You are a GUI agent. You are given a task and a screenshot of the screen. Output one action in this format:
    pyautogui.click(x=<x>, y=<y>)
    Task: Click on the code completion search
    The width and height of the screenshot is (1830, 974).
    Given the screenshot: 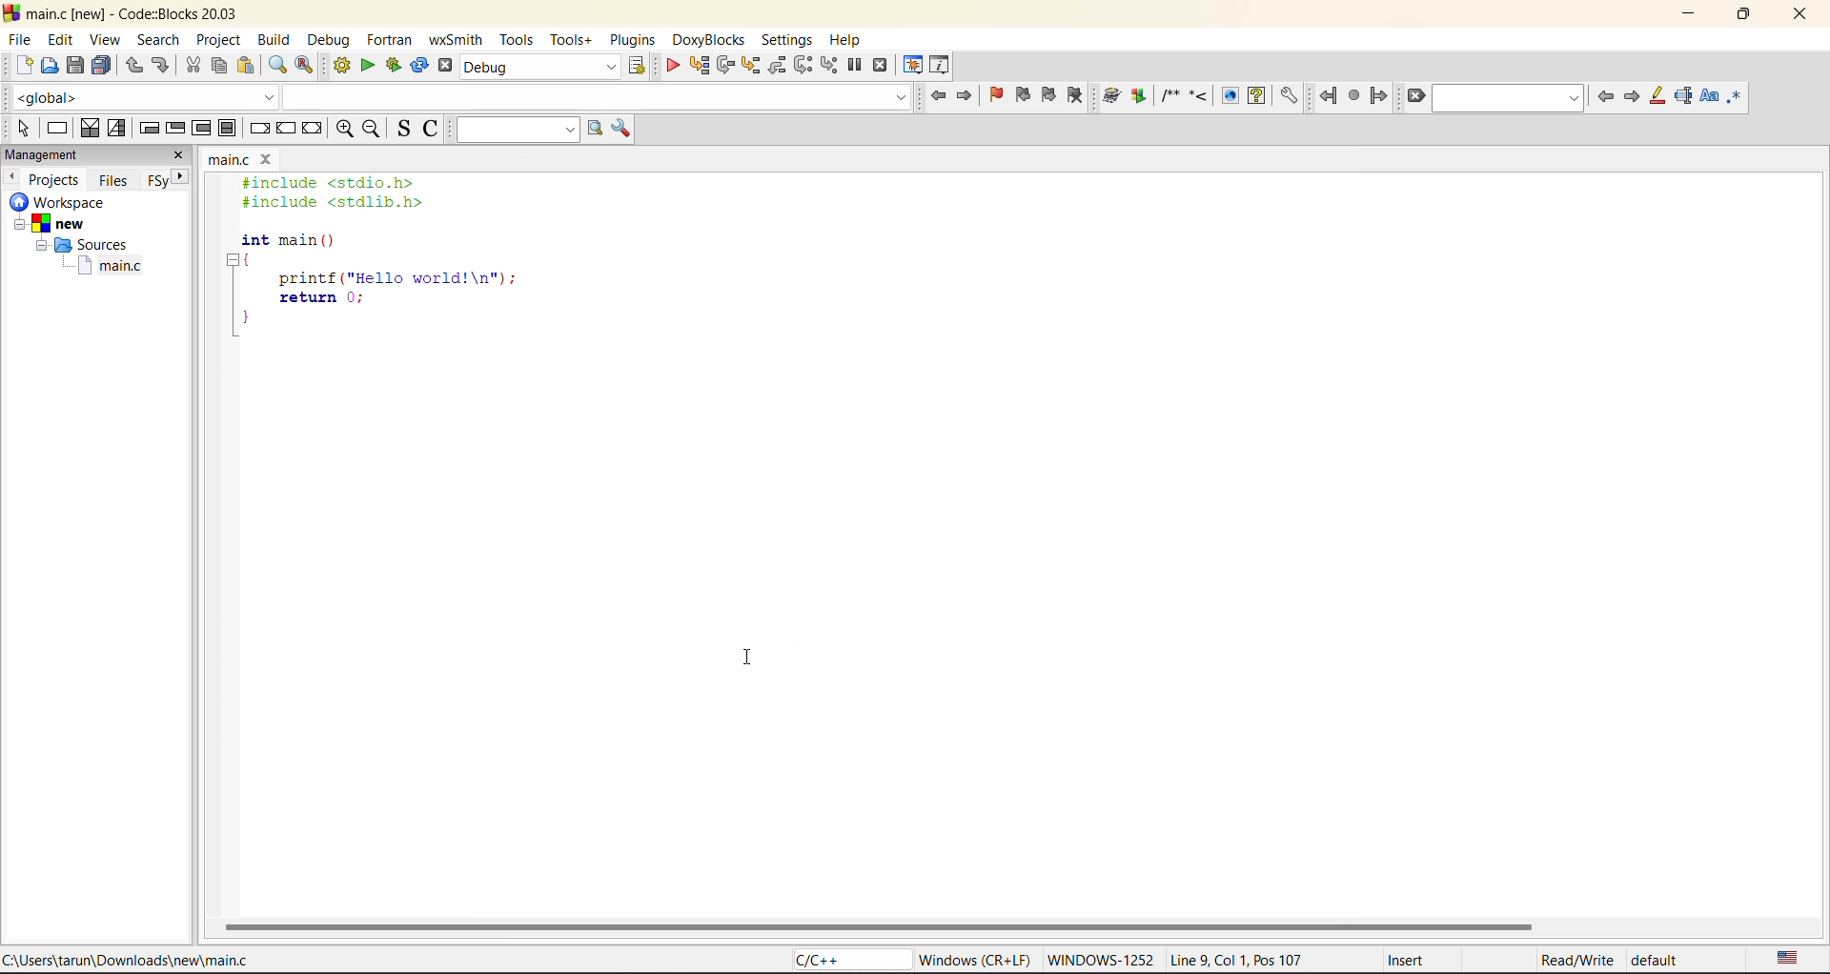 What is the action you would take?
    pyautogui.click(x=597, y=95)
    